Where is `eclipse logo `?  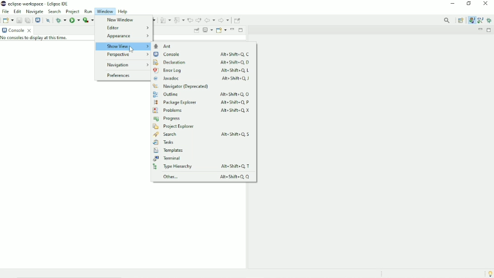
eclipse logo  is located at coordinates (3, 4).